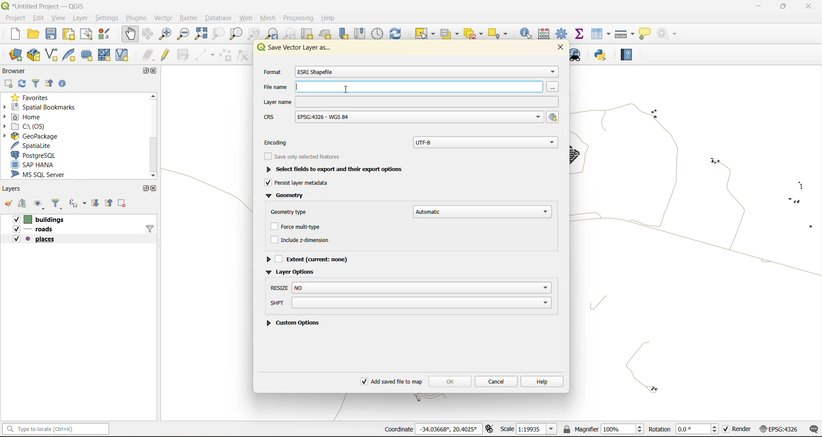 This screenshot has height=437, width=822. Describe the element at coordinates (108, 17) in the screenshot. I see `settings` at that location.